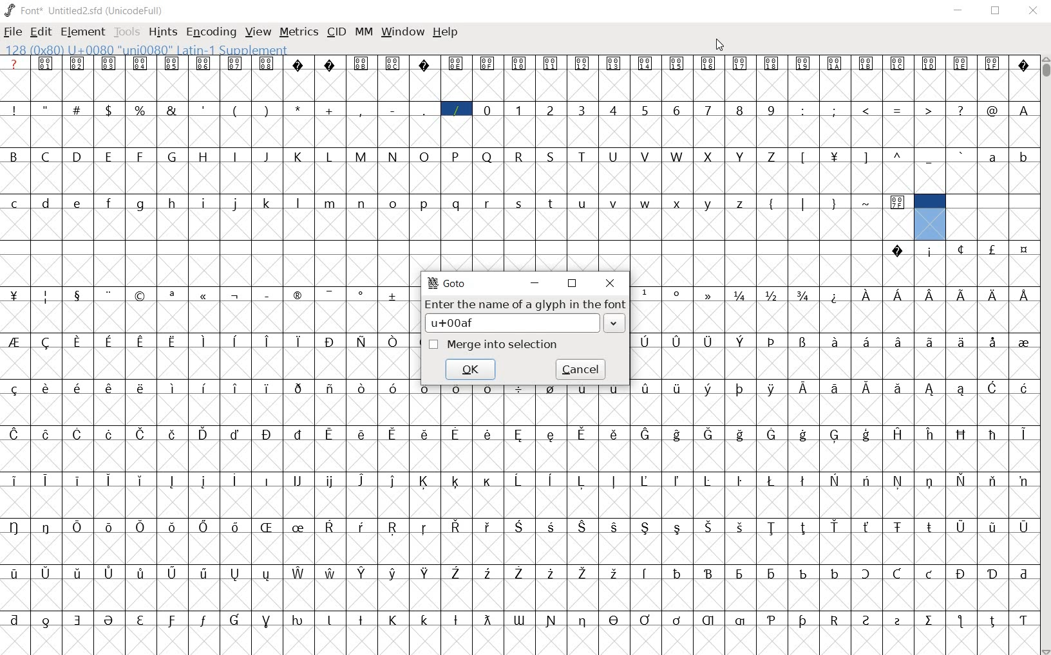 Image resolution: width=1051 pixels, height=655 pixels. What do you see at coordinates (742, 388) in the screenshot?
I see `Symbol` at bounding box center [742, 388].